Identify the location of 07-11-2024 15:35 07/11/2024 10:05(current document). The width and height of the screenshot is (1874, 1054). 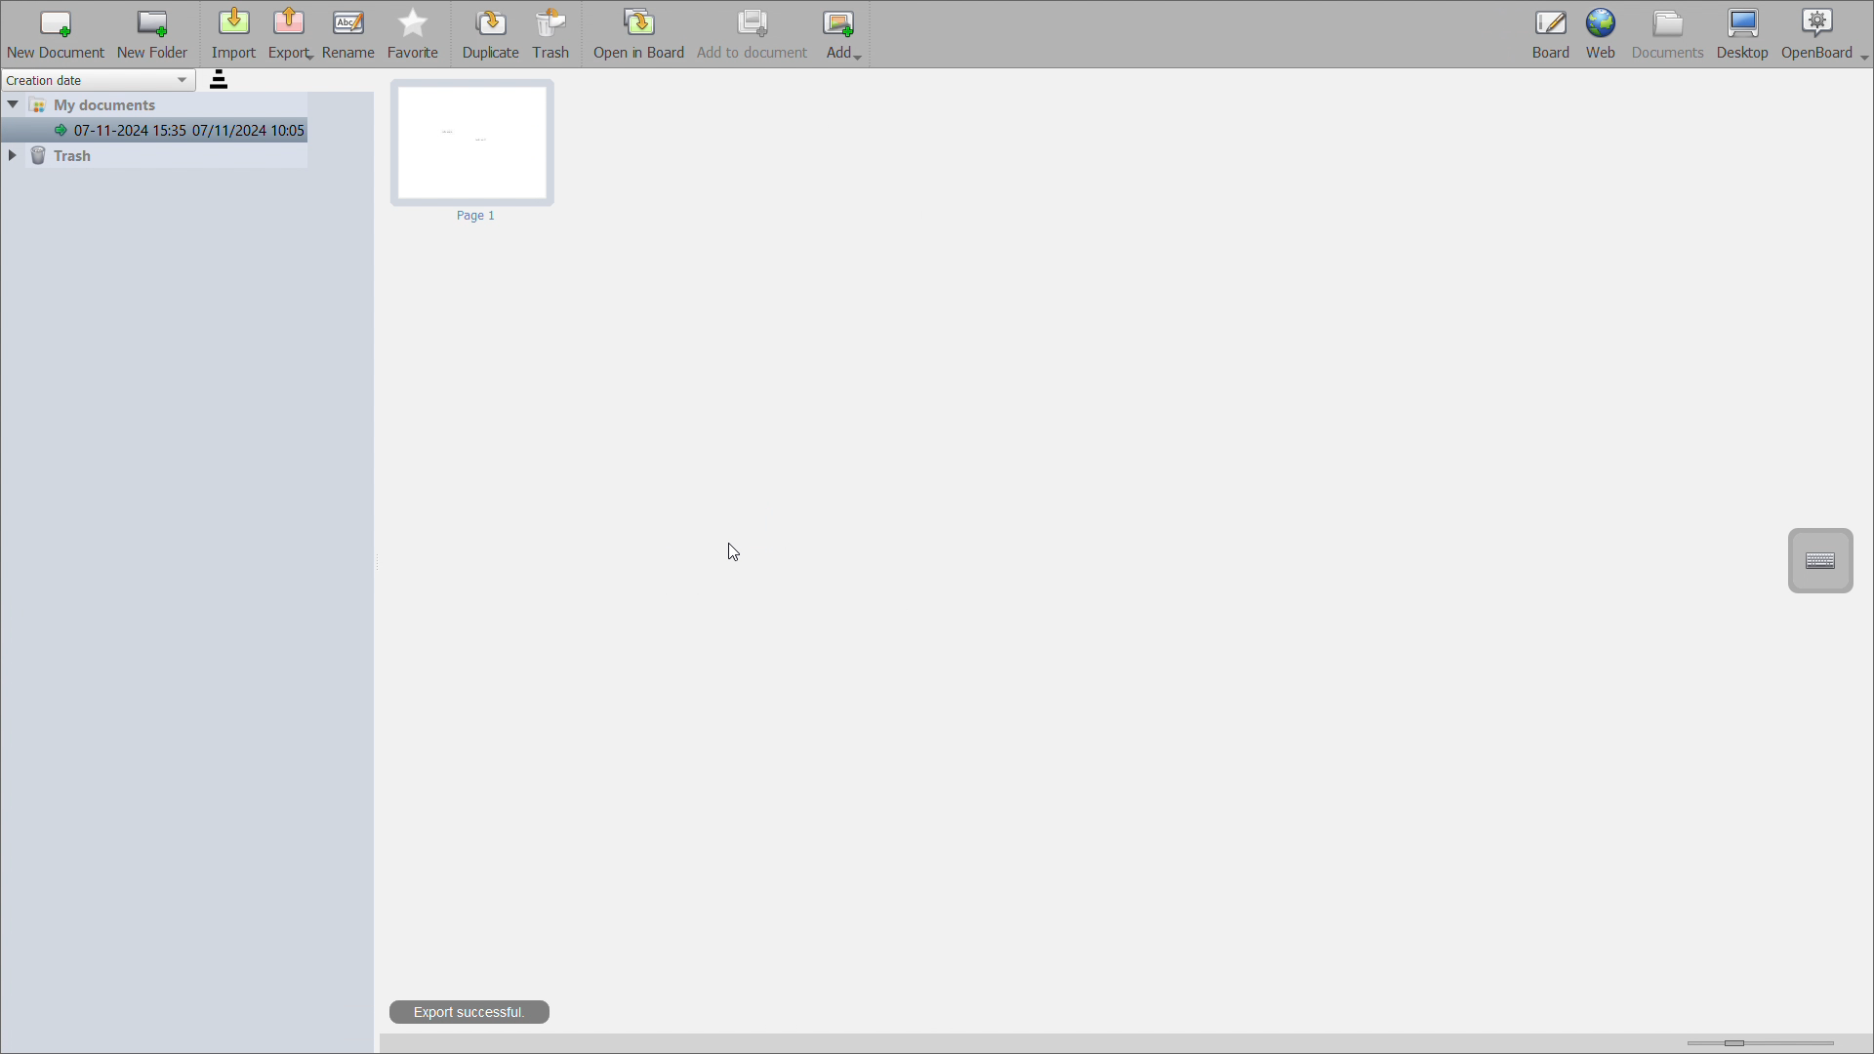
(155, 130).